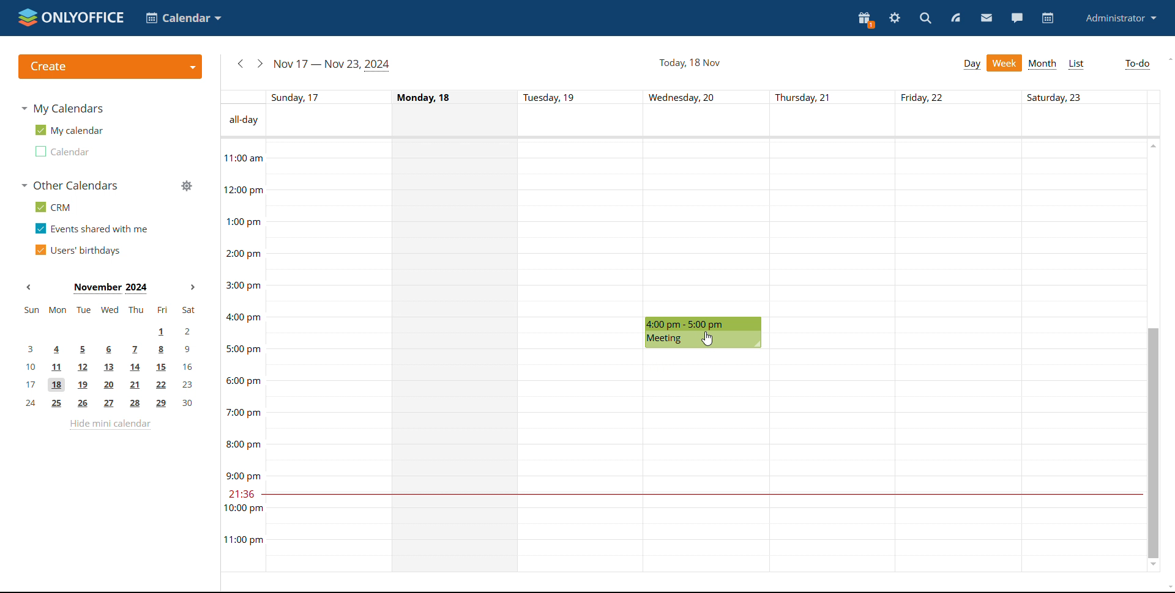 The image size is (1175, 593). Describe the element at coordinates (1168, 588) in the screenshot. I see `scroll down` at that location.